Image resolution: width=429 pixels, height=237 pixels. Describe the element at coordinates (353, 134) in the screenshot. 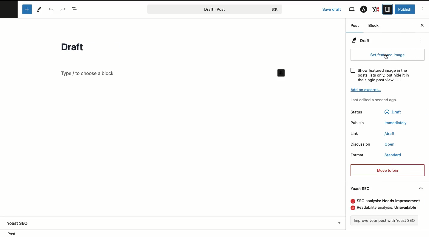

I see `Link` at that location.